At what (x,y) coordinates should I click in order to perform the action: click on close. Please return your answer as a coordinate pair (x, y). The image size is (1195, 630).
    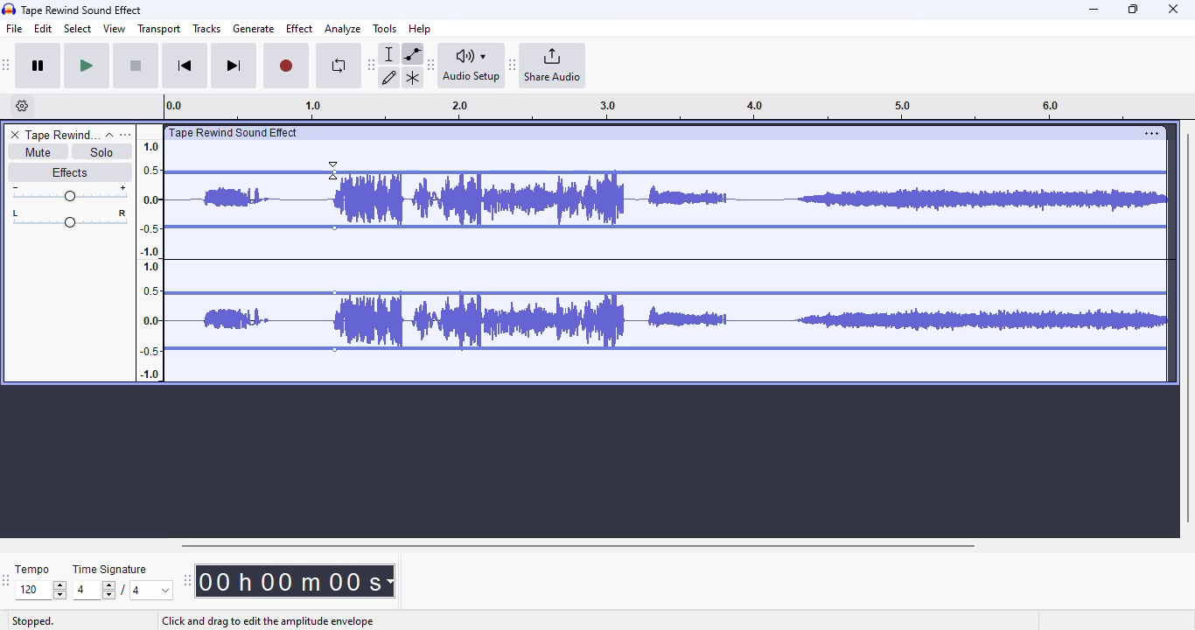
    Looking at the image, I should click on (1173, 9).